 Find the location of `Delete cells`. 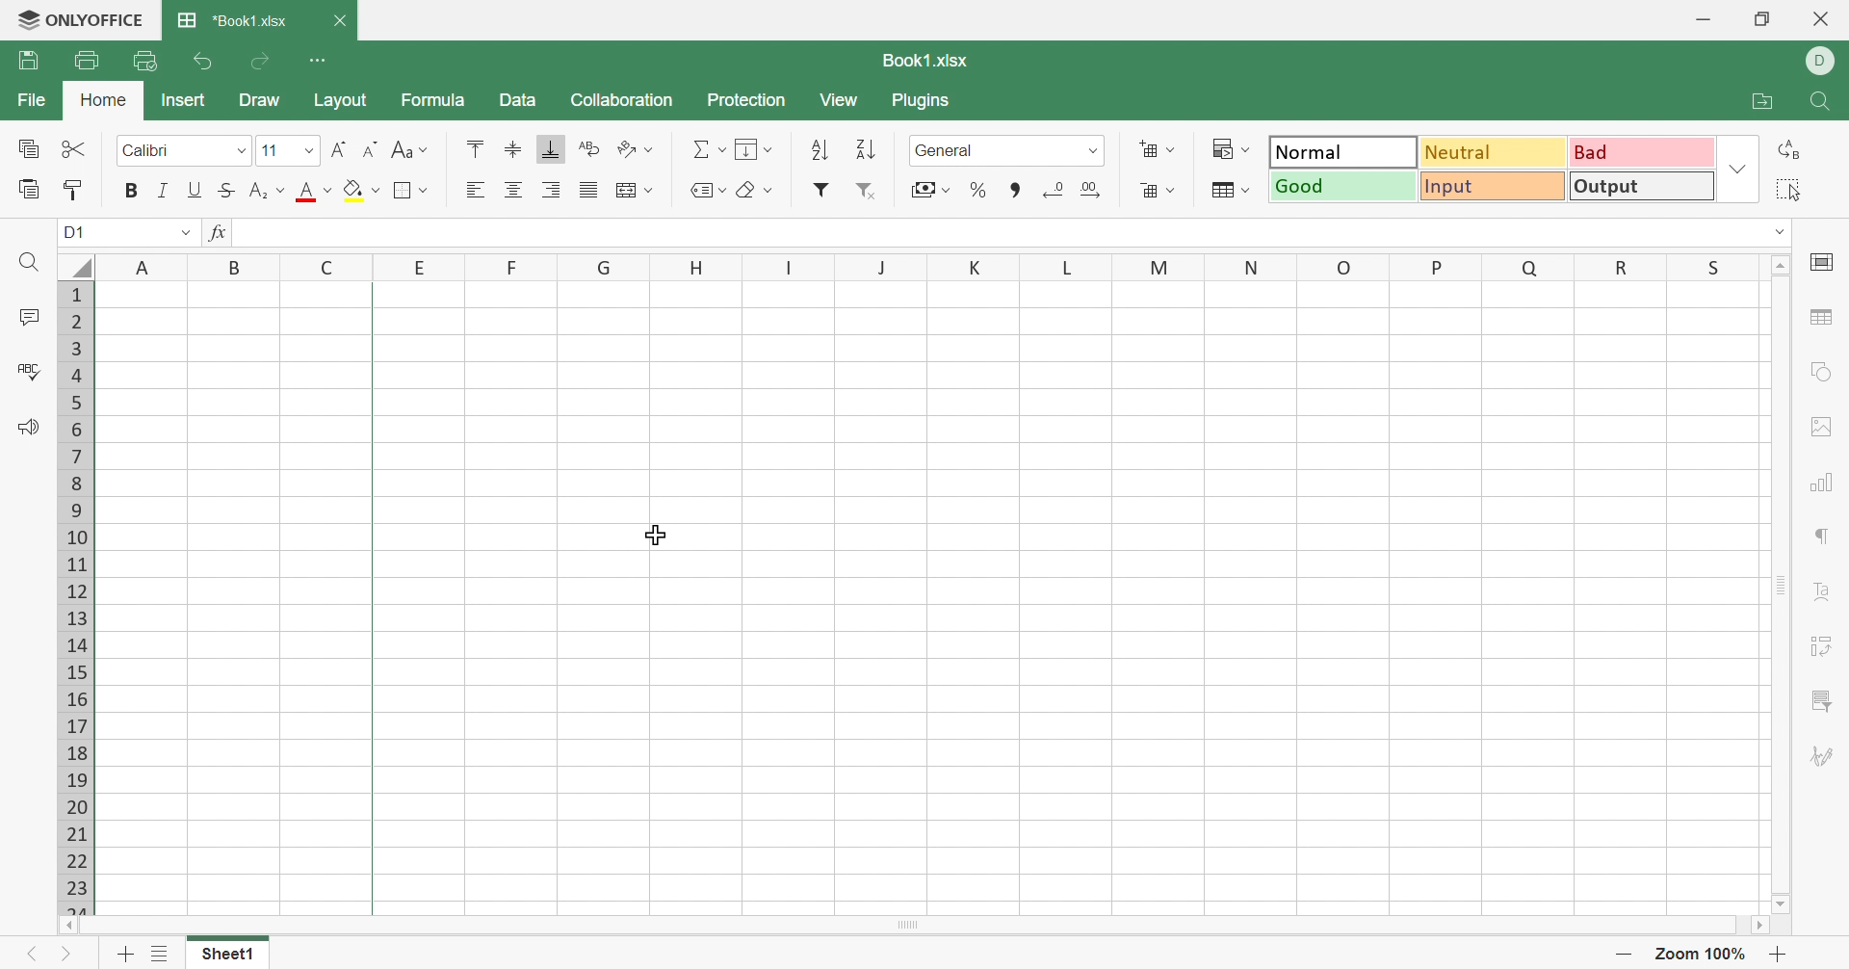

Delete cells is located at coordinates (1141, 190).